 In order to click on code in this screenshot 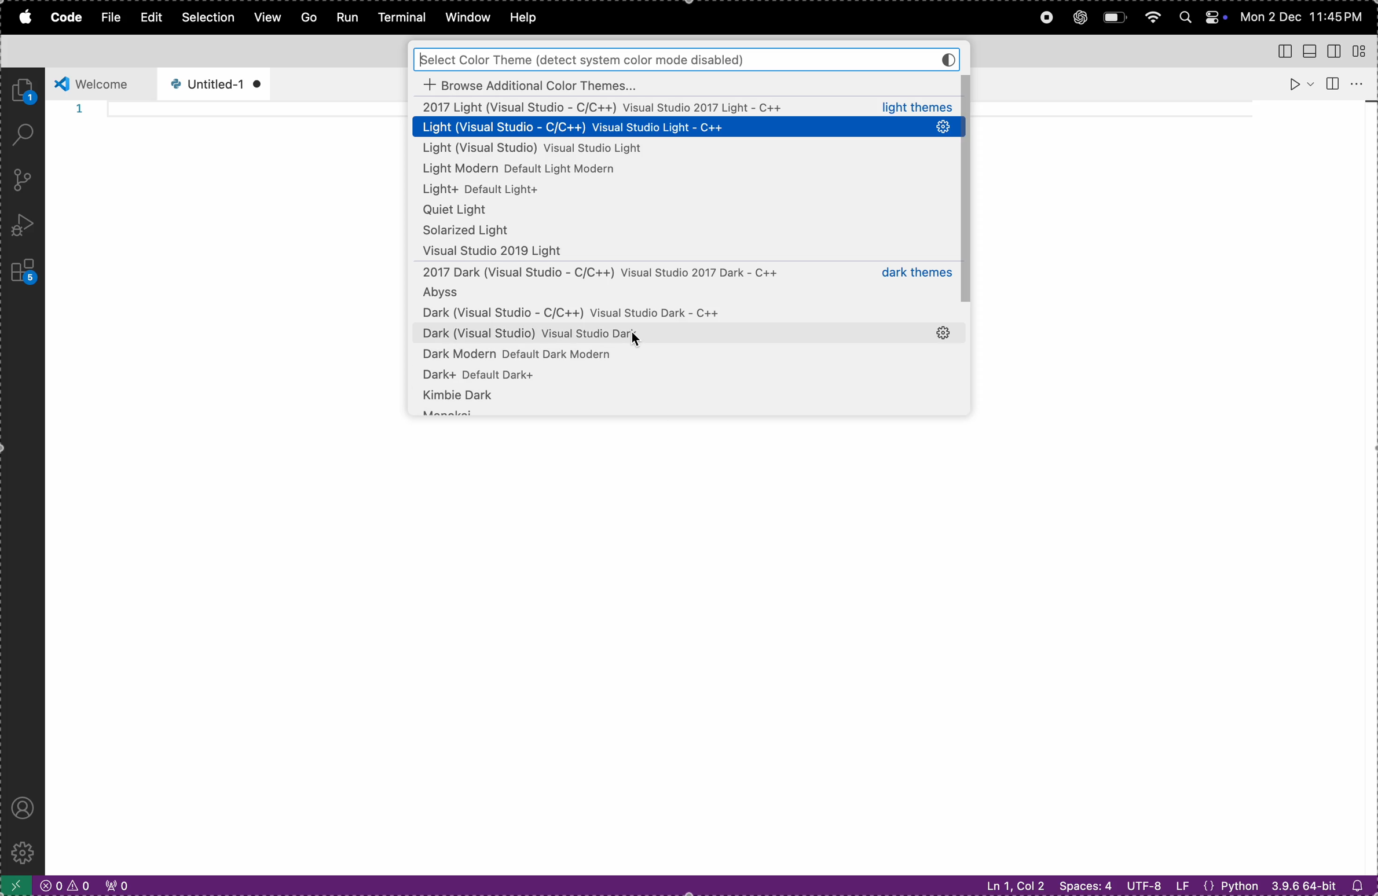, I will do `click(61, 17)`.